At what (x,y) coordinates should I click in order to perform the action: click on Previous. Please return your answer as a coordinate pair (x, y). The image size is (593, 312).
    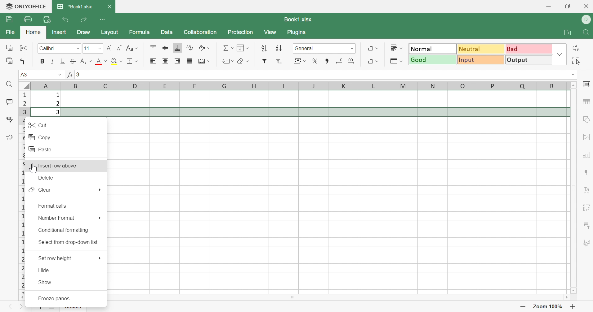
    Looking at the image, I should click on (11, 306).